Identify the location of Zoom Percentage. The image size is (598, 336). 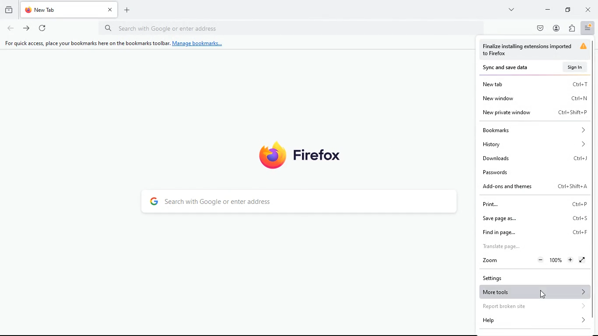
(556, 260).